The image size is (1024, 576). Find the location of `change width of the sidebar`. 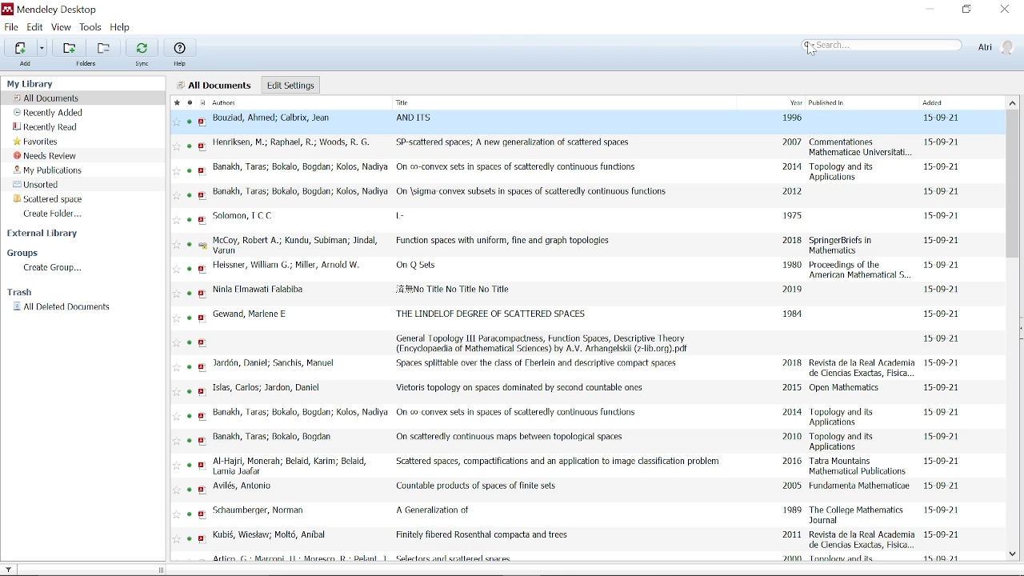

change width of the sidebar is located at coordinates (164, 570).